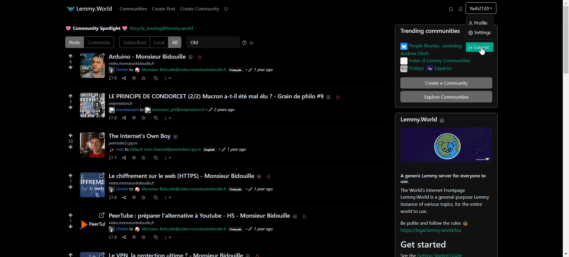  What do you see at coordinates (124, 78) in the screenshot?
I see `Share` at bounding box center [124, 78].